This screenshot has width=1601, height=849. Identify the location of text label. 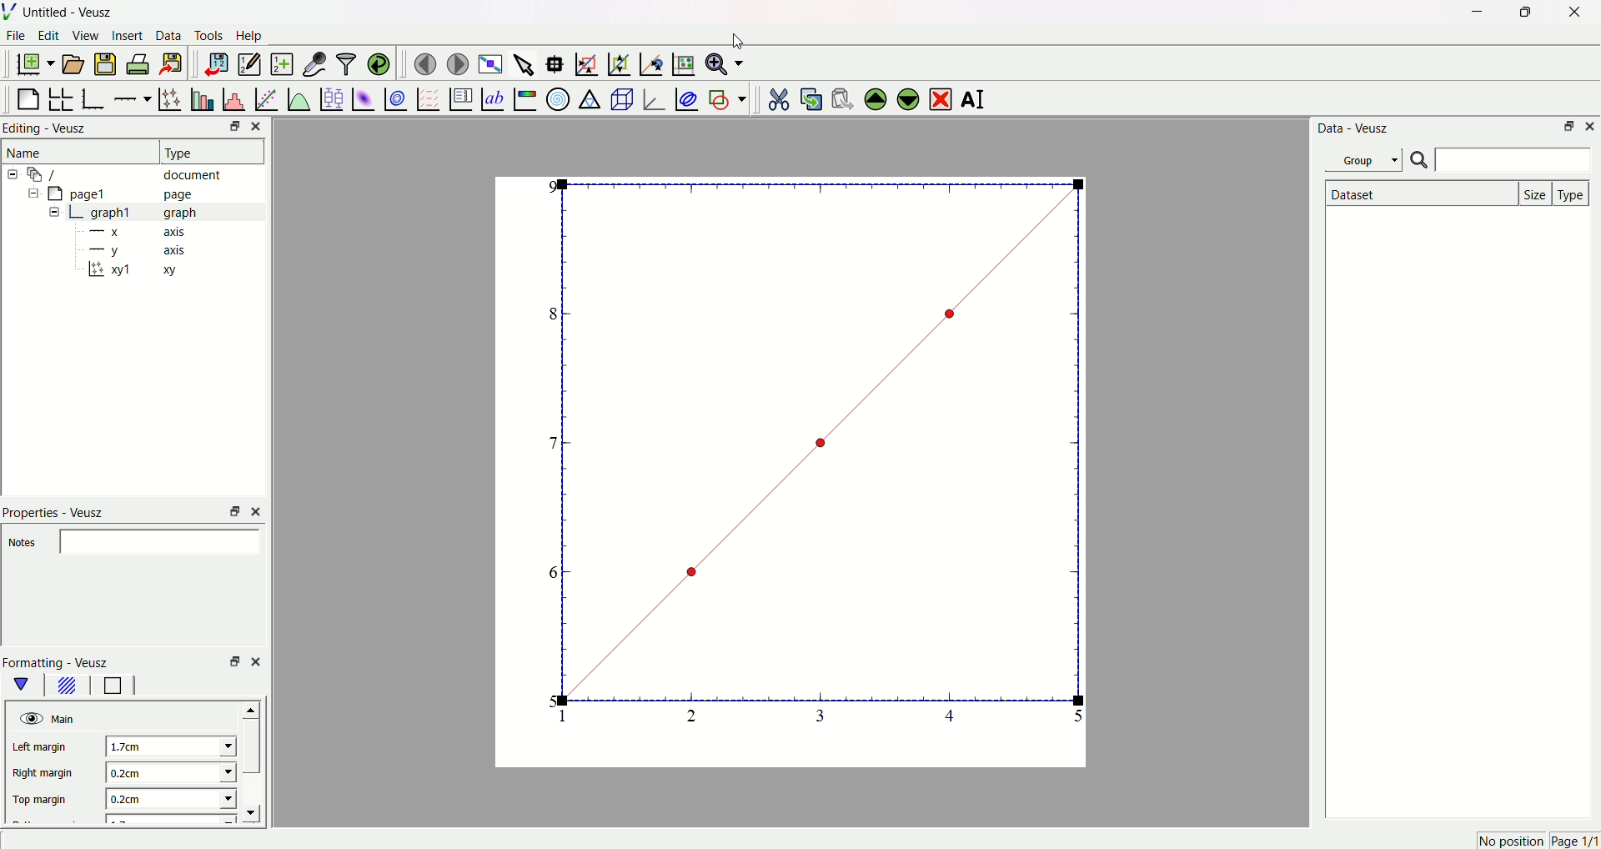
(491, 98).